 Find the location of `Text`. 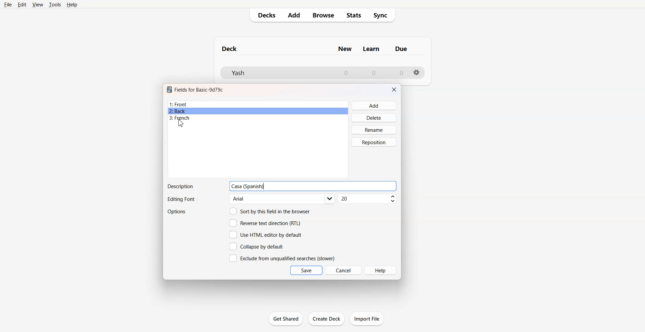

Text is located at coordinates (181, 200).